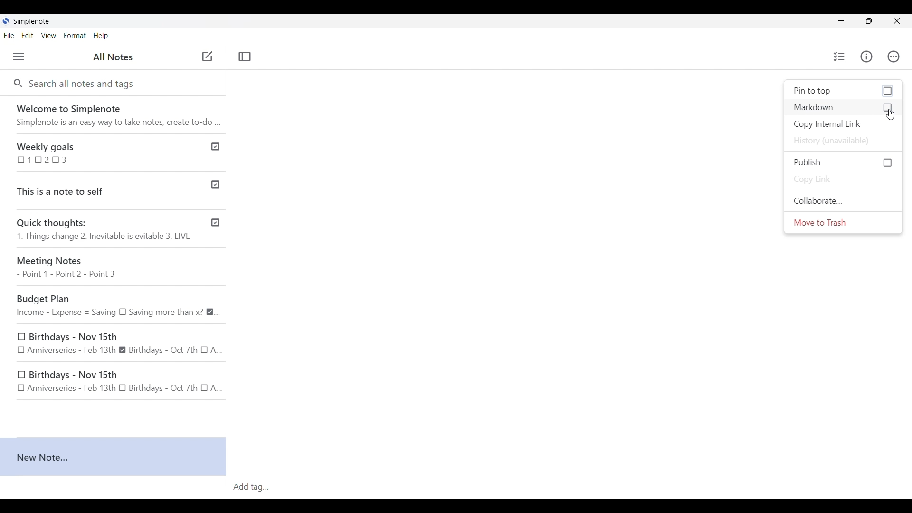 The width and height of the screenshot is (912, 513). Describe the element at coordinates (843, 200) in the screenshot. I see `Collaborate` at that location.